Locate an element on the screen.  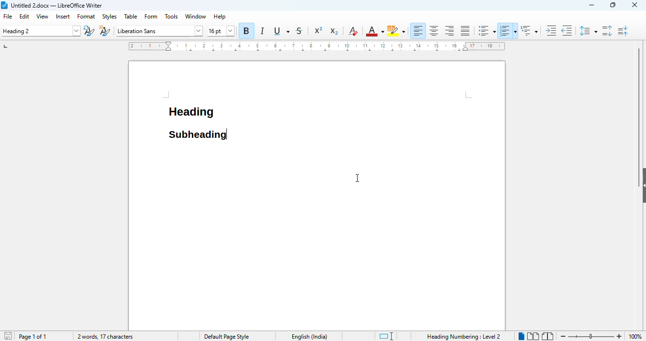
document saved as word file is located at coordinates (56, 5).